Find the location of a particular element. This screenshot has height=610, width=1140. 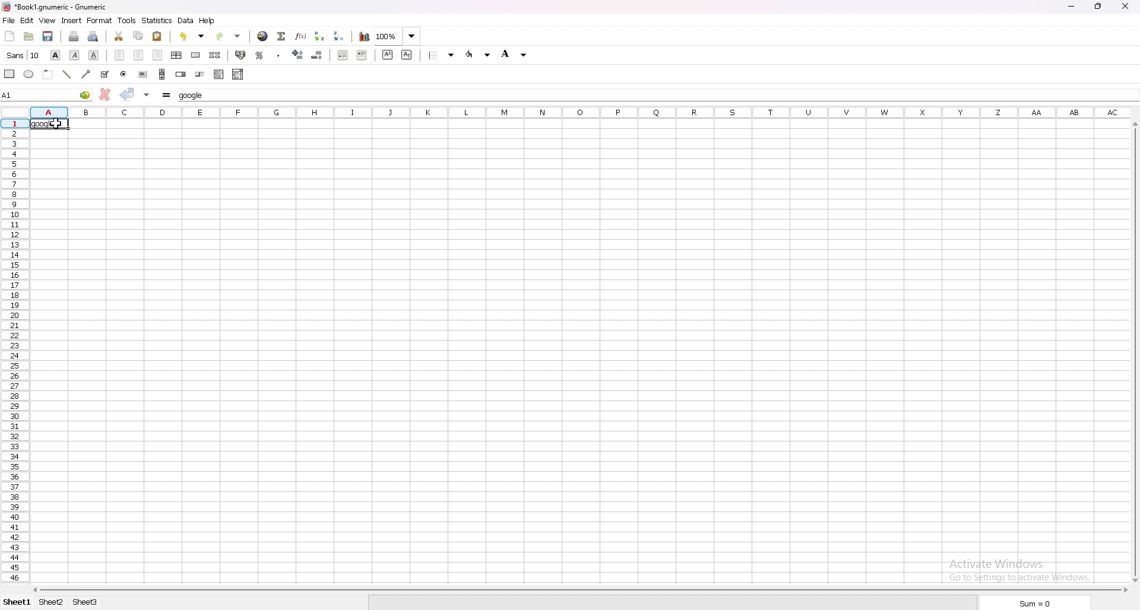

decrease indent is located at coordinates (342, 55).